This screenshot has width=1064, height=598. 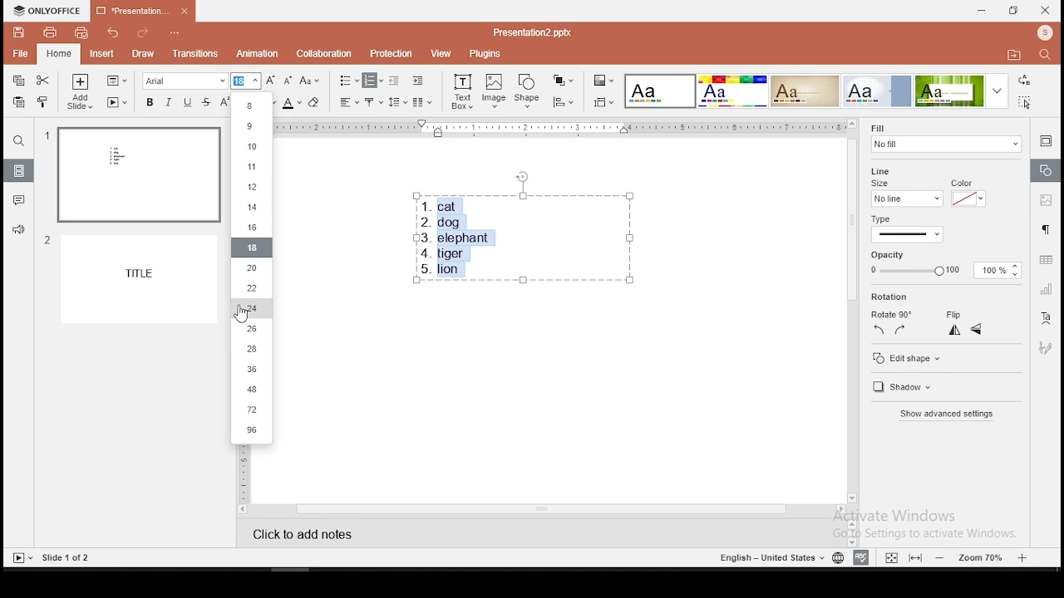 I want to click on decrease indent, so click(x=394, y=81).